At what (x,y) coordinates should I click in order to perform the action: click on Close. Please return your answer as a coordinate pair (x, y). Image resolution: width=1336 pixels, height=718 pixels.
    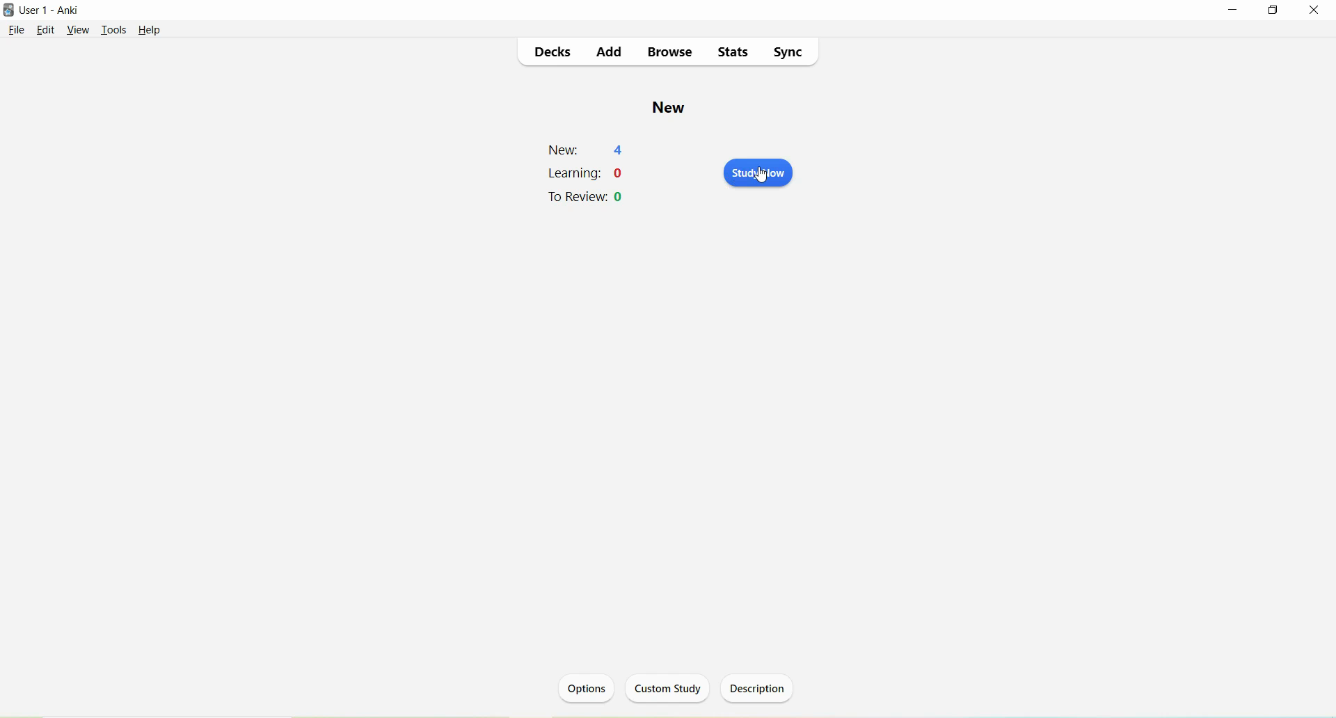
    Looking at the image, I should click on (1315, 10).